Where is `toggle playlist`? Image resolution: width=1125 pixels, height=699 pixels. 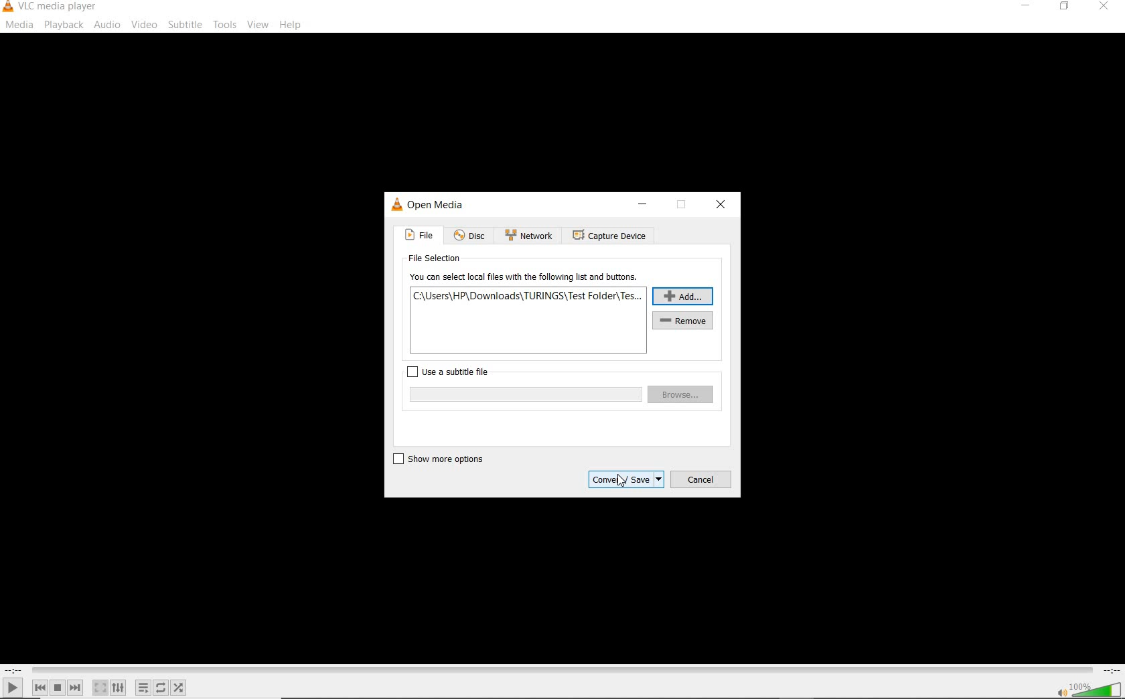 toggle playlist is located at coordinates (143, 688).